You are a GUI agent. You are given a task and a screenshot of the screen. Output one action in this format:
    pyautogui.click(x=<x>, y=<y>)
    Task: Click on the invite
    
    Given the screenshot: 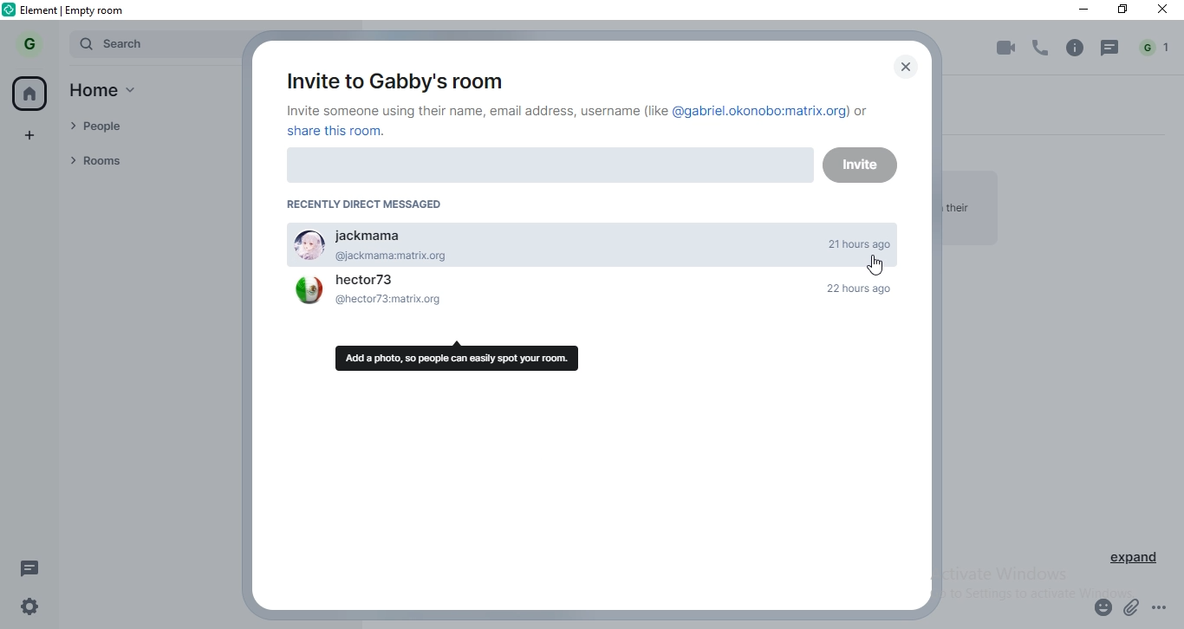 What is the action you would take?
    pyautogui.click(x=861, y=169)
    